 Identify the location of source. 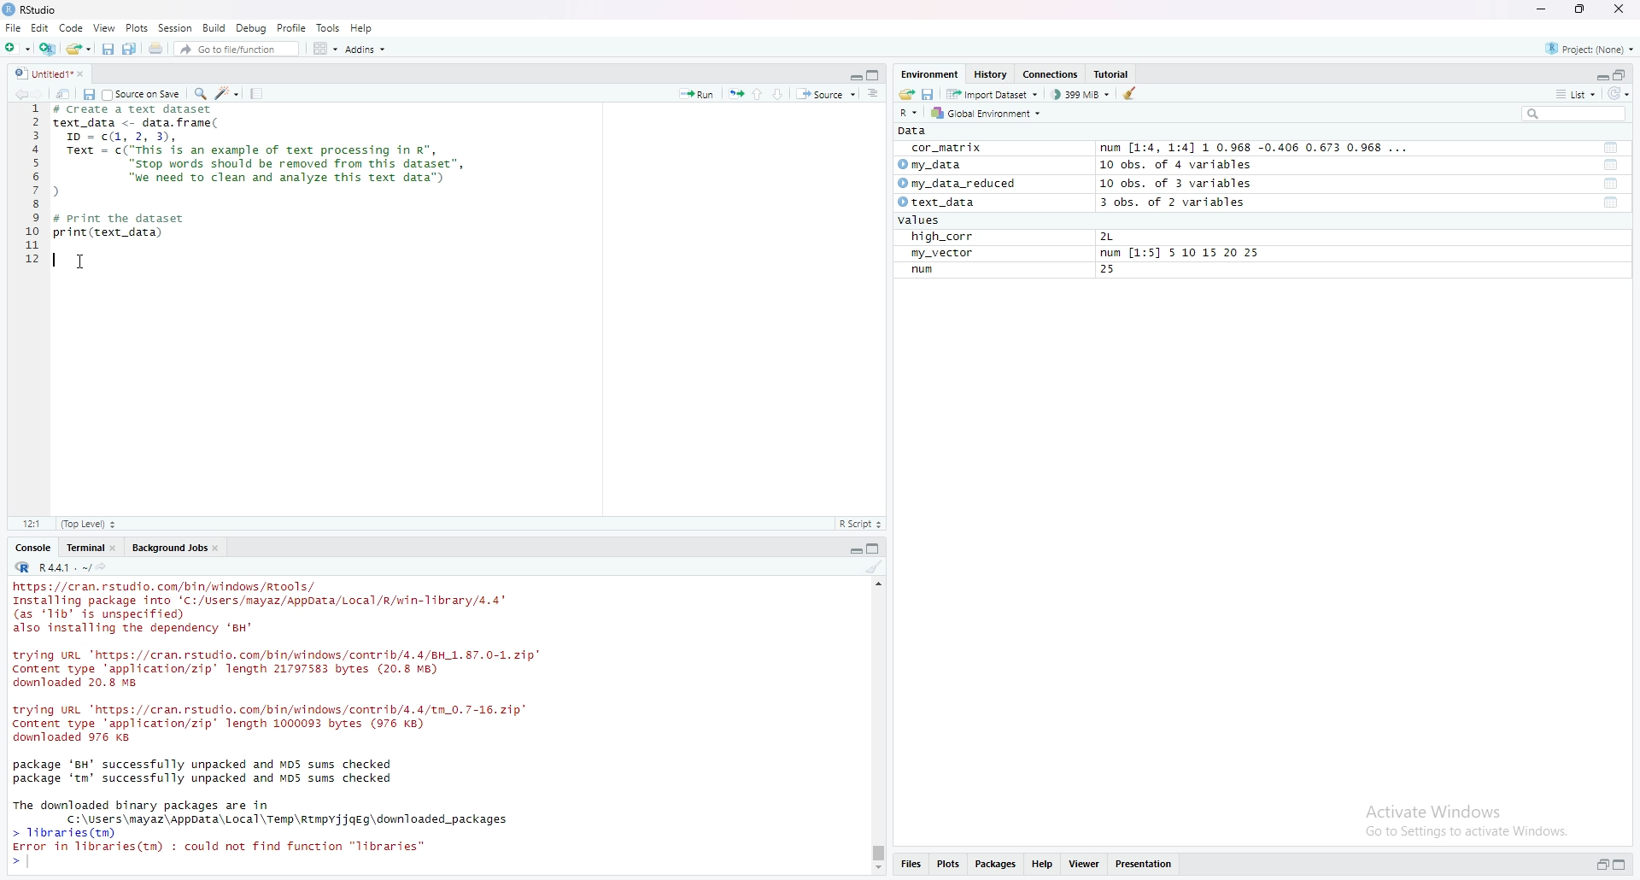
(826, 95).